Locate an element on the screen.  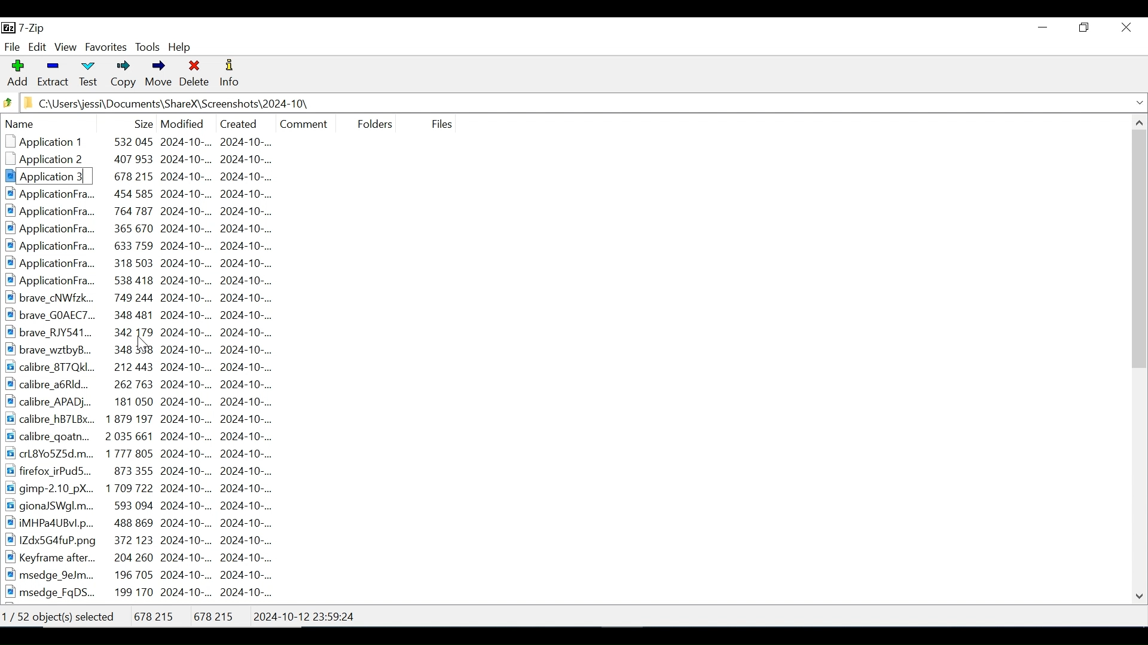
Close is located at coordinates (1125, 27).